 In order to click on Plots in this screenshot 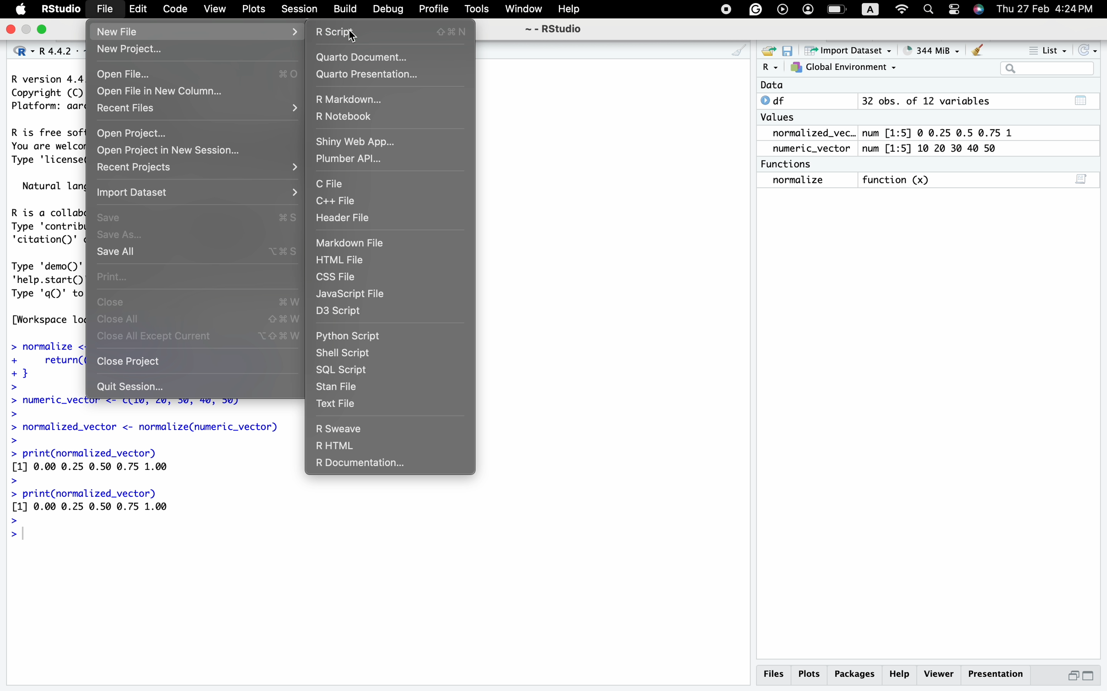, I will do `click(253, 10)`.